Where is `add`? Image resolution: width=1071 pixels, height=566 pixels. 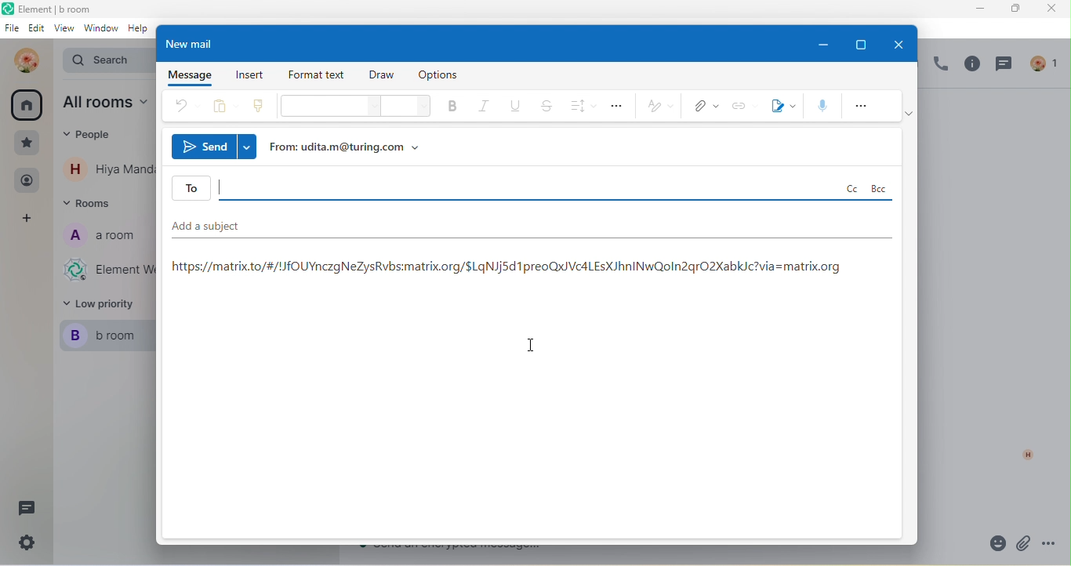
add is located at coordinates (29, 220).